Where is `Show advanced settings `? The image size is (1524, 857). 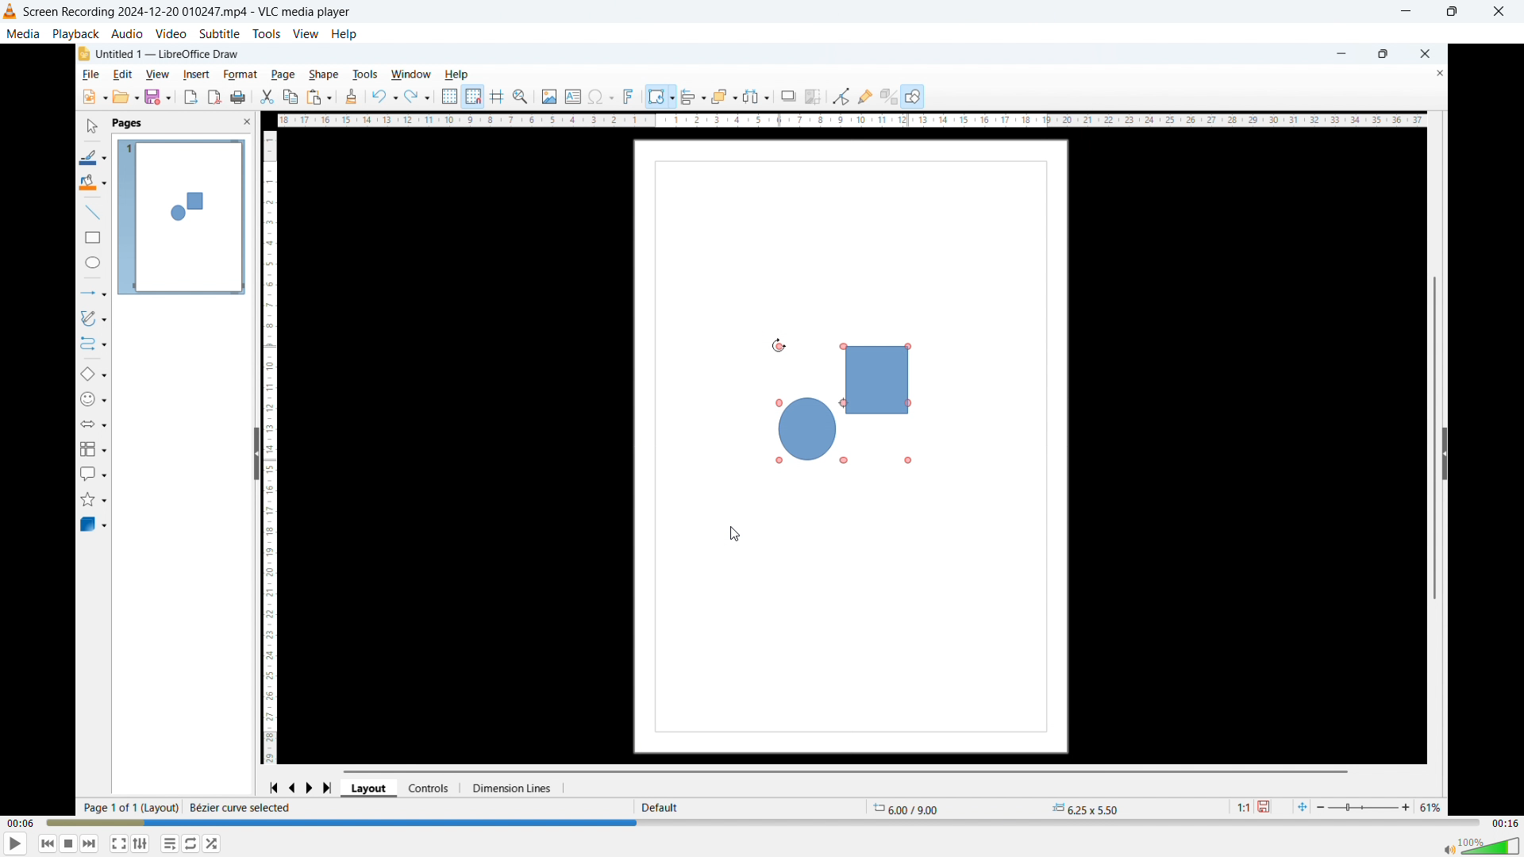 Show advanced settings  is located at coordinates (191, 844).